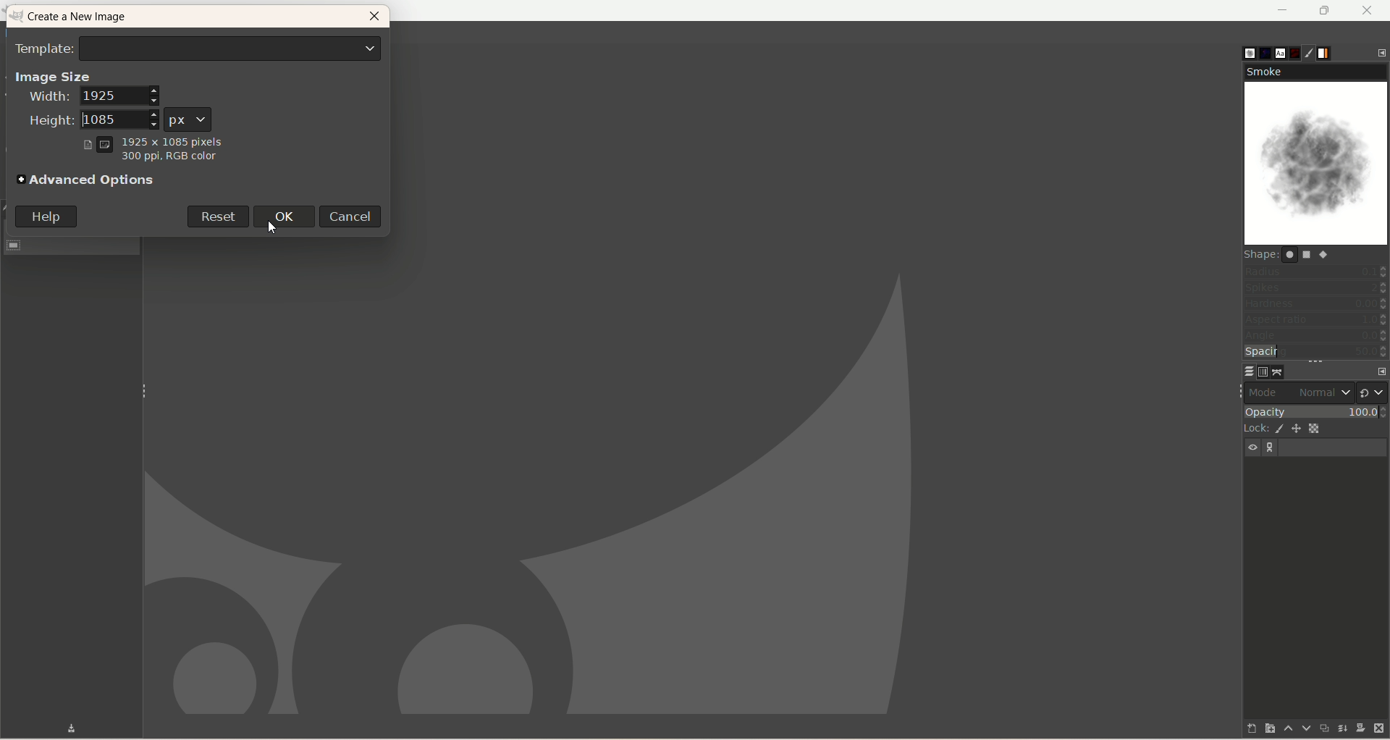 Image resolution: width=1390 pixels, height=740 pixels. I want to click on advanced options, so click(88, 181).